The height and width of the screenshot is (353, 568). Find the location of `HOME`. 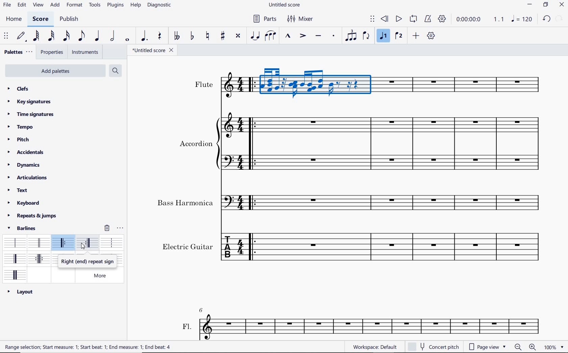

HOME is located at coordinates (14, 20).